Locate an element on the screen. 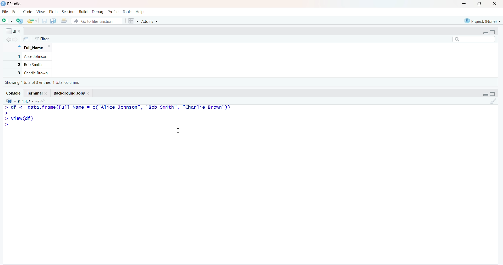  Tools is located at coordinates (127, 11).